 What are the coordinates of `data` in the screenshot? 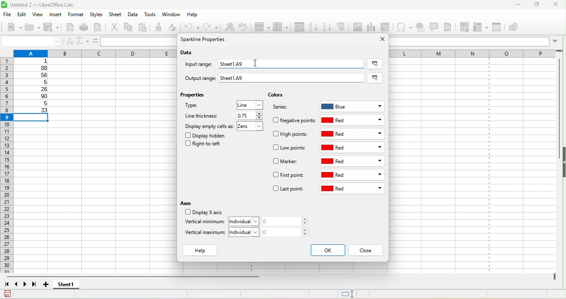 It's located at (133, 15).